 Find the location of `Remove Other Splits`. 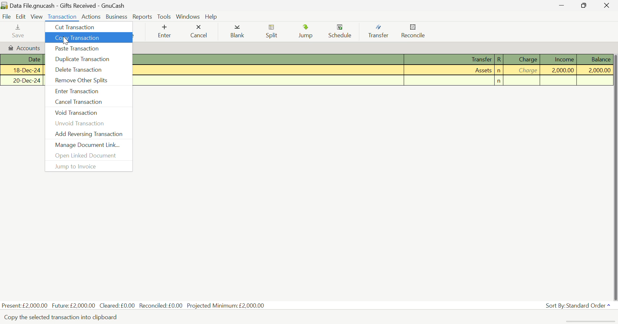

Remove Other Splits is located at coordinates (88, 81).